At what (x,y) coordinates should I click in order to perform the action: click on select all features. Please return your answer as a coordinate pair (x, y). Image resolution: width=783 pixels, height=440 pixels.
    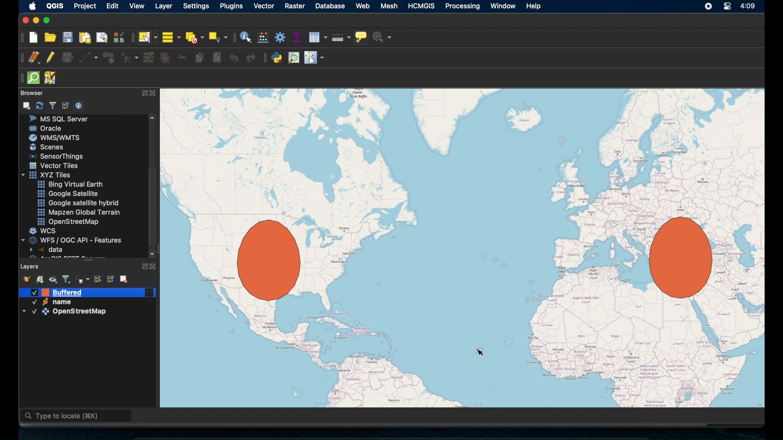
    Looking at the image, I should click on (171, 37).